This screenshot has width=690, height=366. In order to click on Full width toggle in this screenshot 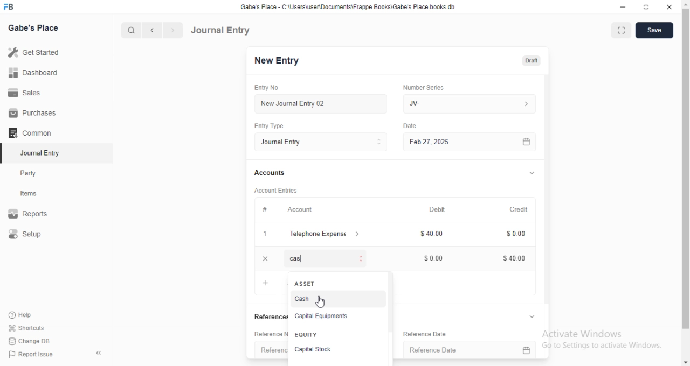, I will do `click(620, 30)`.